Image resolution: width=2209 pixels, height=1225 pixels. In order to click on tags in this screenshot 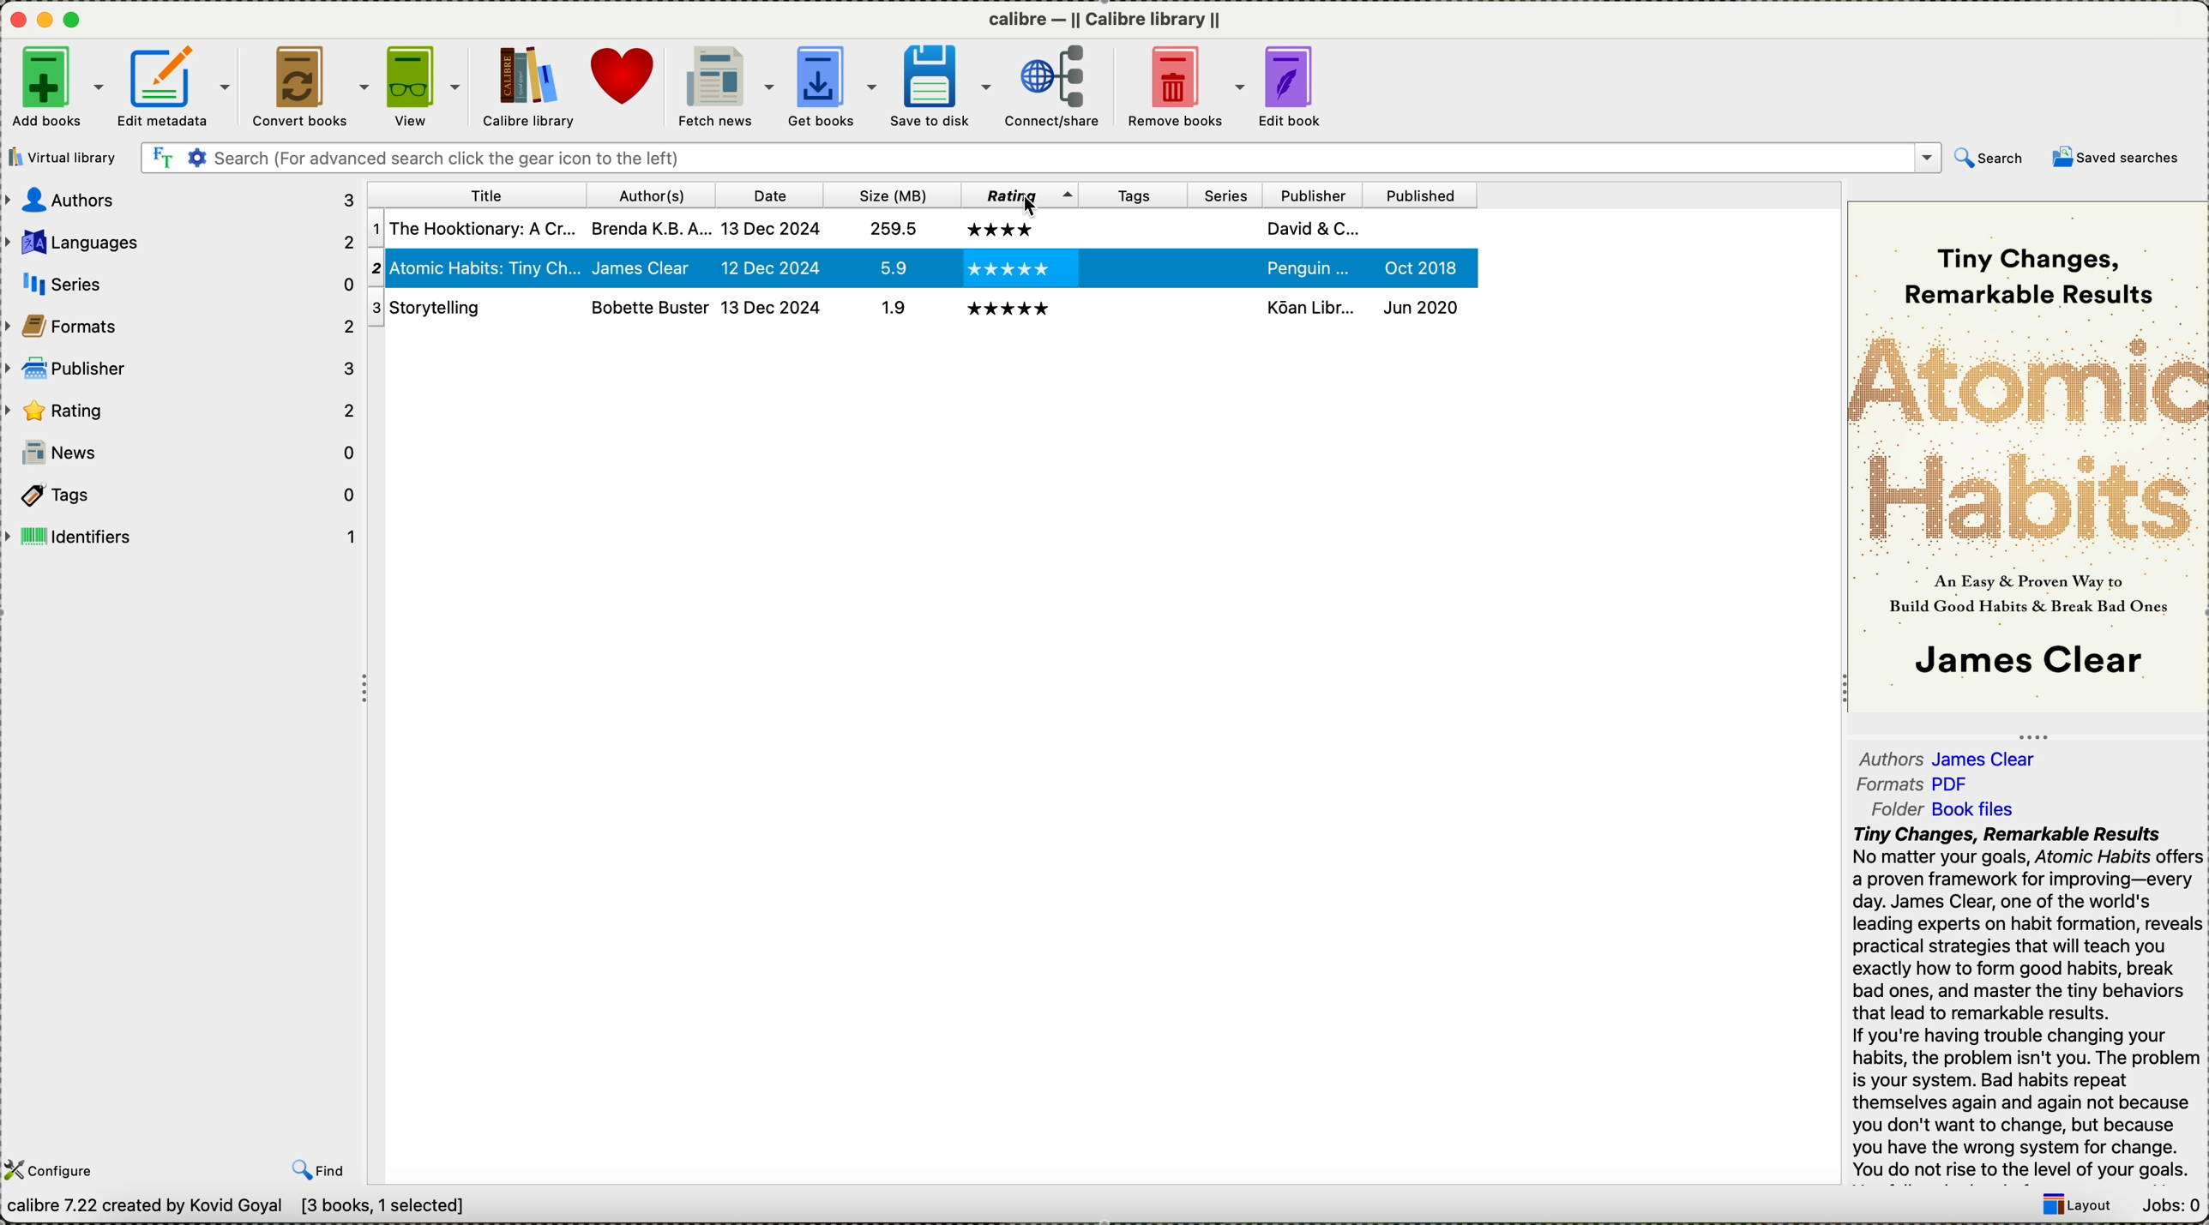, I will do `click(1137, 226)`.